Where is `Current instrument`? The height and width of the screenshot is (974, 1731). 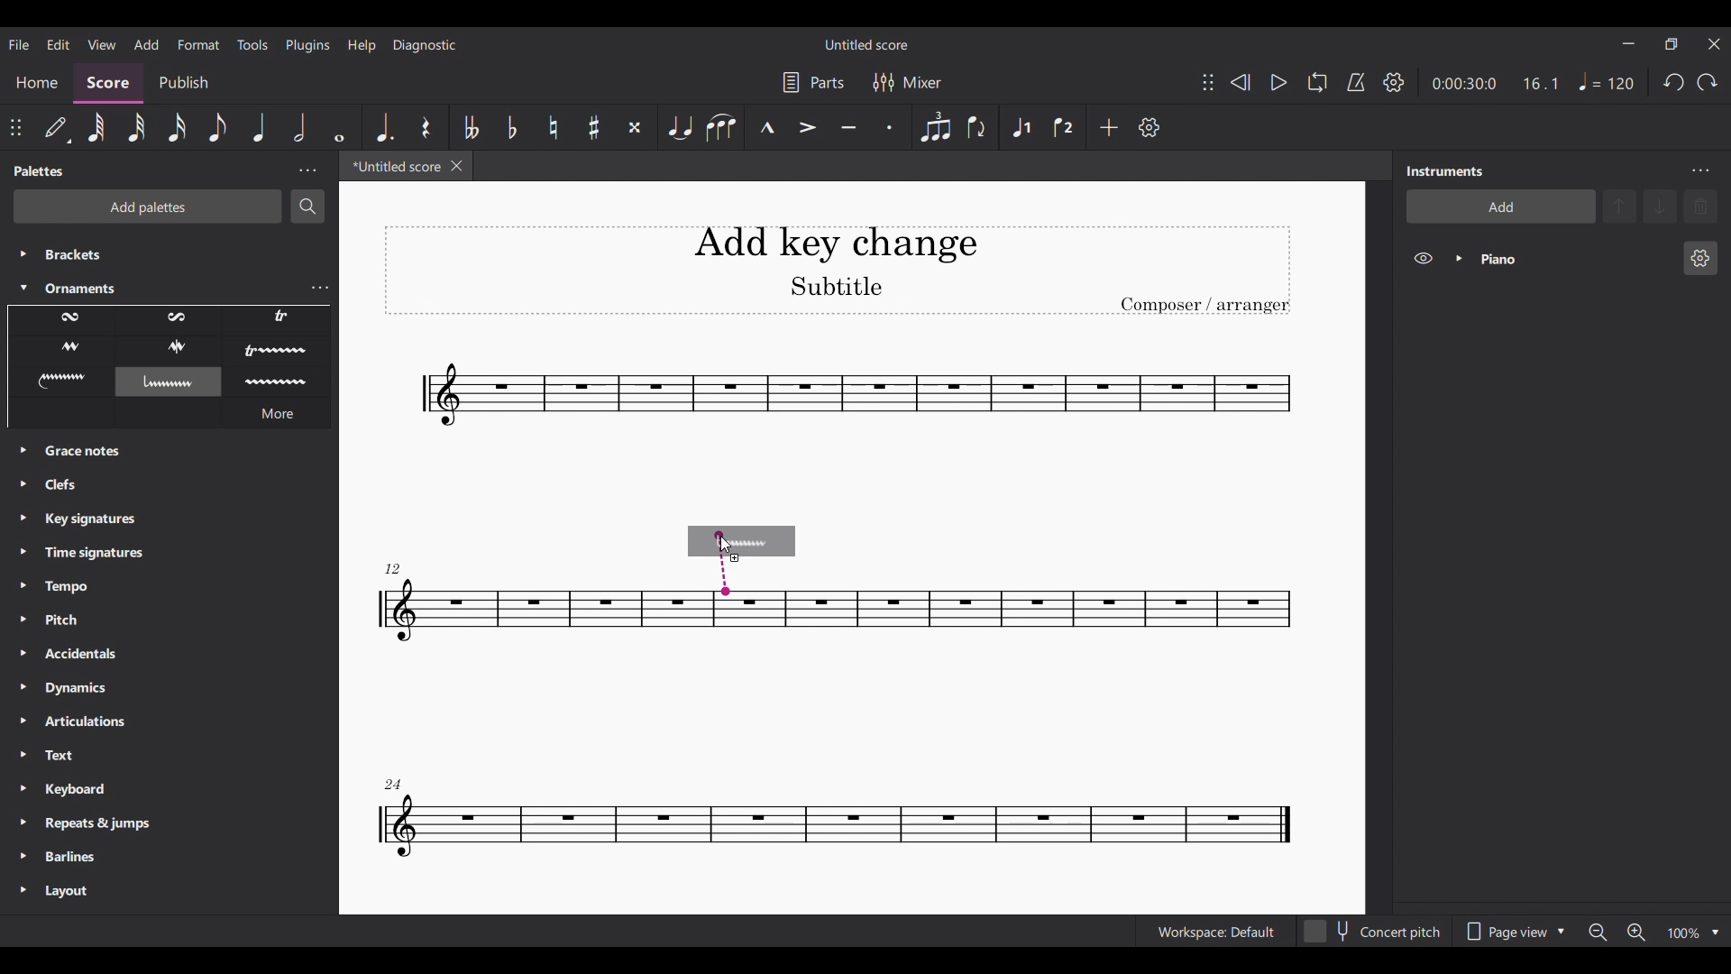 Current instrument is located at coordinates (1574, 258).